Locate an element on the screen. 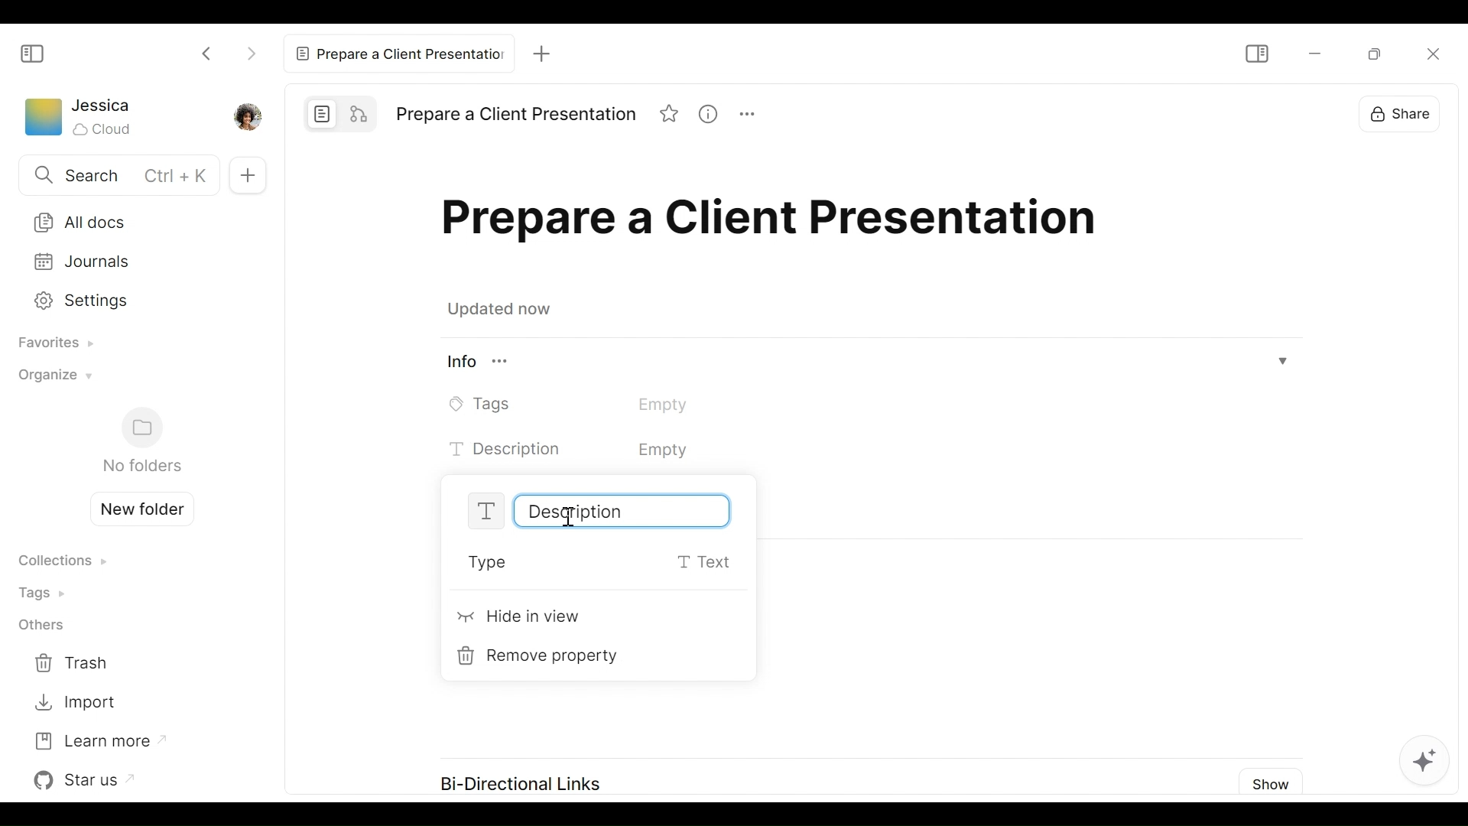 This screenshot has height=826, width=1468. Title is located at coordinates (776, 223).